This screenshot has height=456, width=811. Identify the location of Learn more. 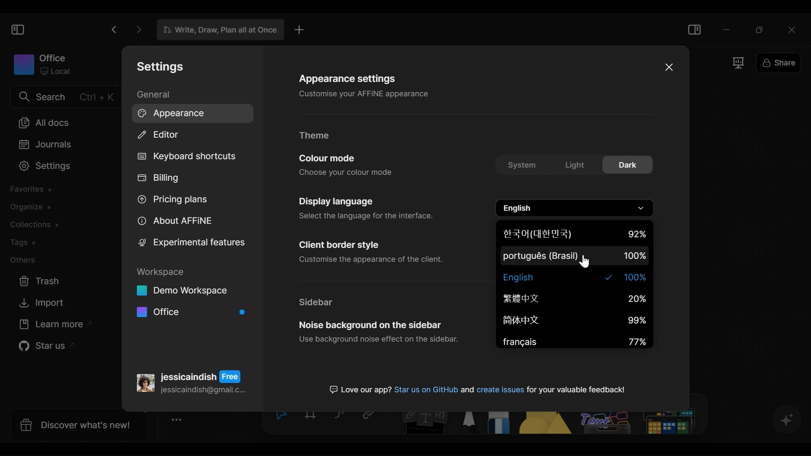
(52, 326).